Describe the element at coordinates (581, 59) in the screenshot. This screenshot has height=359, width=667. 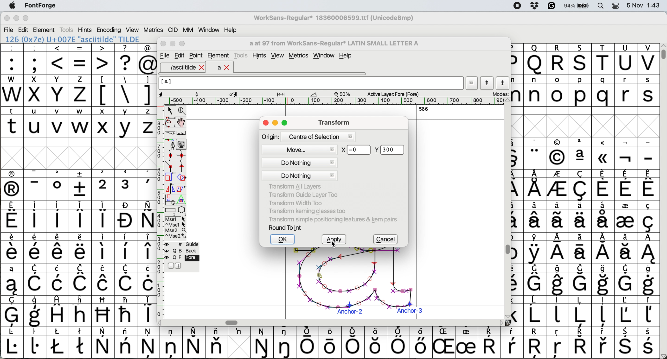
I see `` at that location.